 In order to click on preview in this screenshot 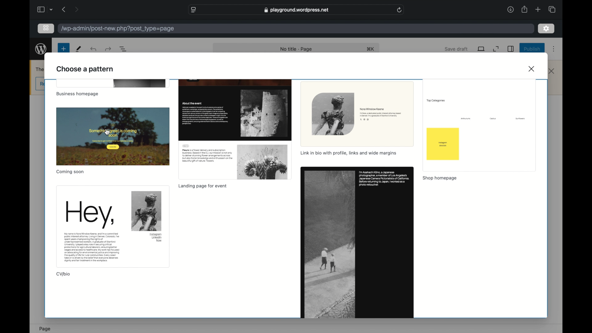, I will do `click(357, 242)`.